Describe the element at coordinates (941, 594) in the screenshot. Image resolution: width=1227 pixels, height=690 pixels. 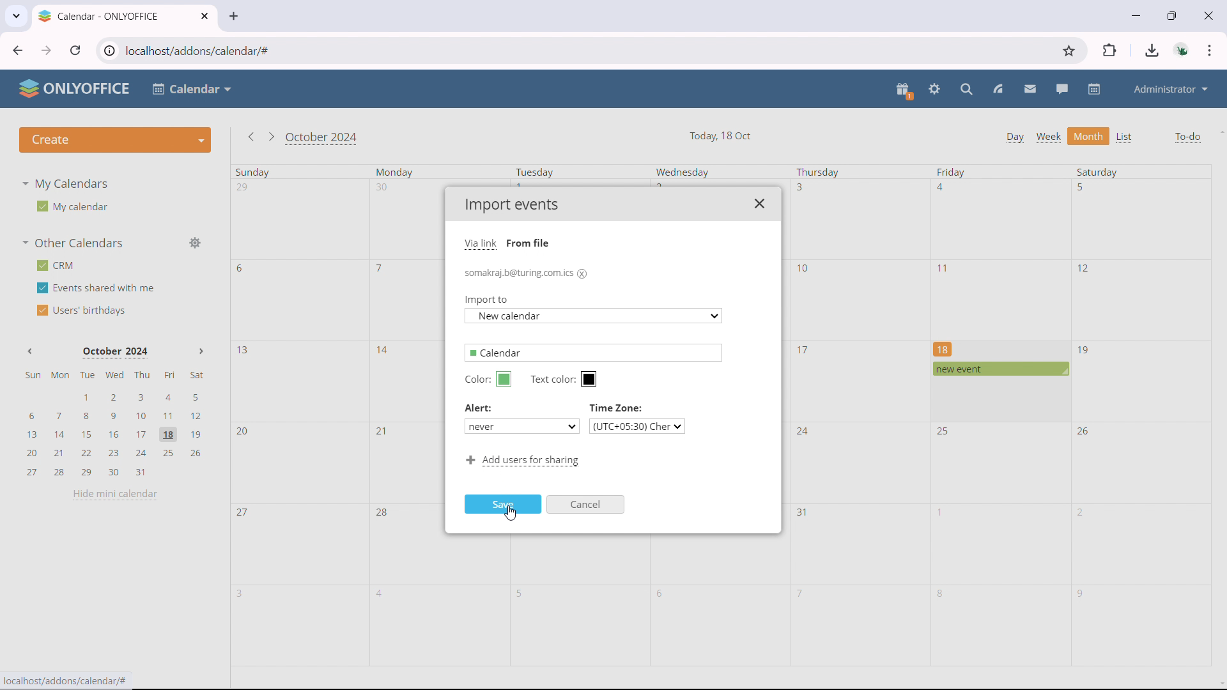
I see `8` at that location.